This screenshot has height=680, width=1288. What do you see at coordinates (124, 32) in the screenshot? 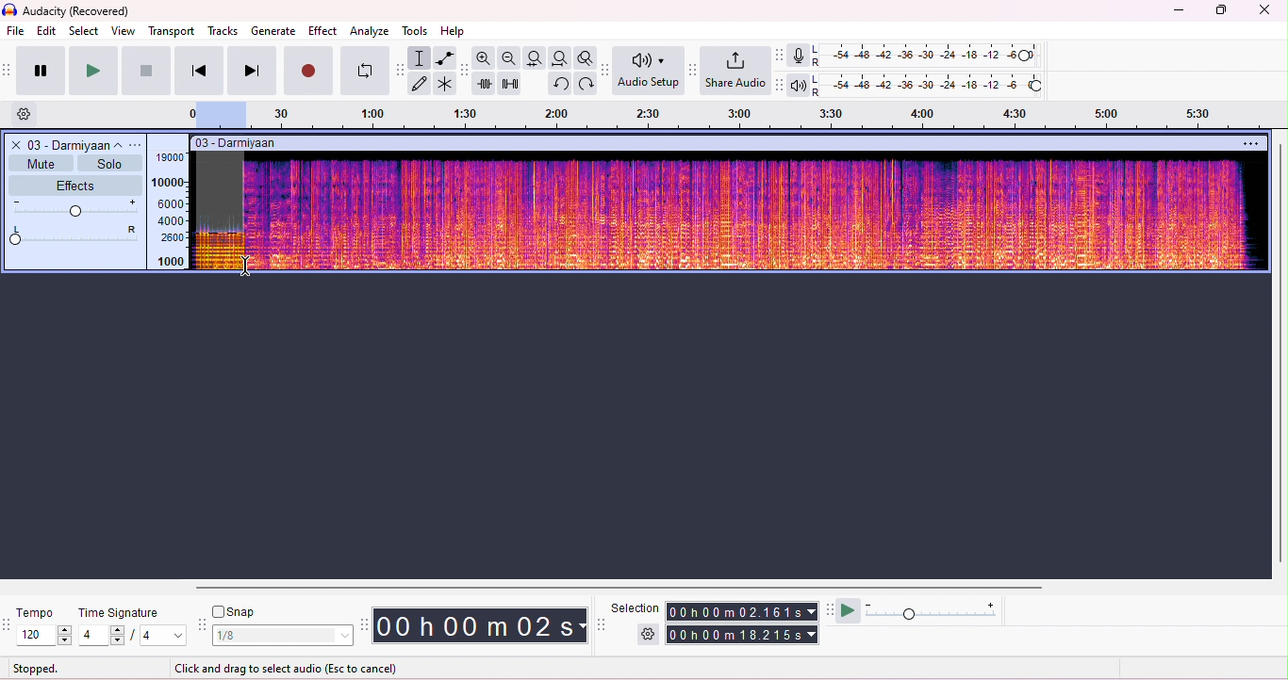
I see `view` at bounding box center [124, 32].